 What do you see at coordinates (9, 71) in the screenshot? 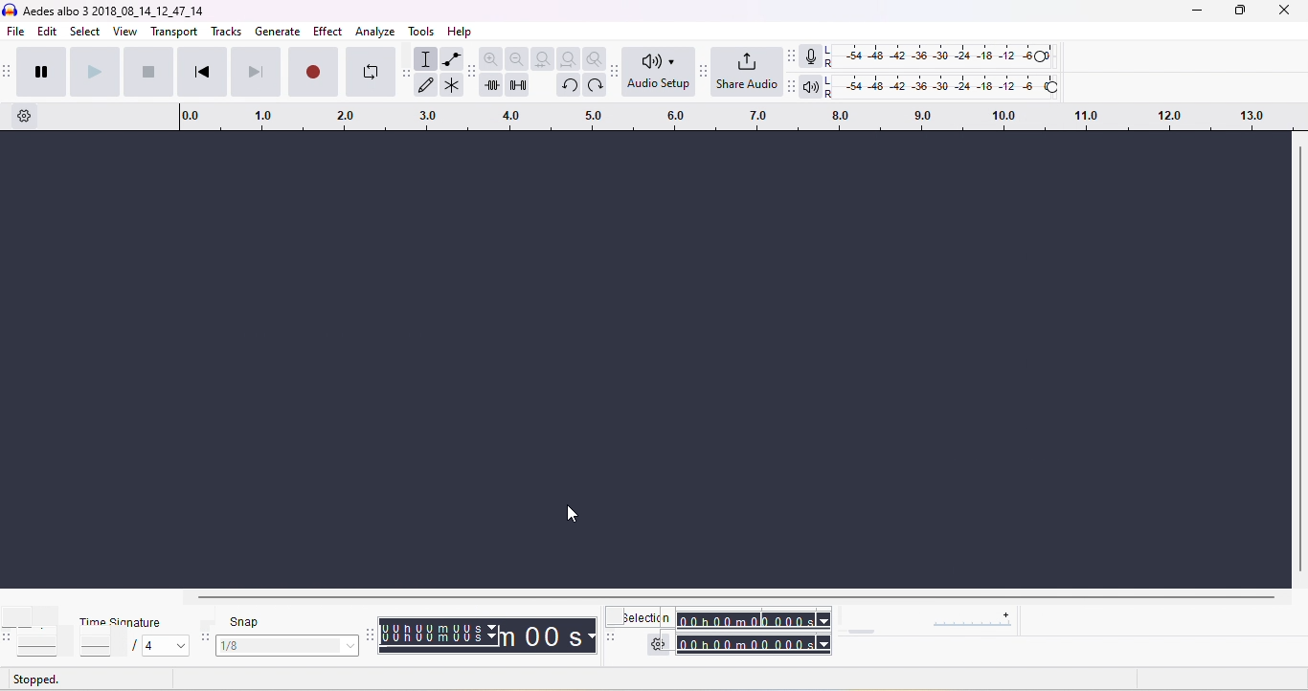
I see `audacity transport toolbar` at bounding box center [9, 71].